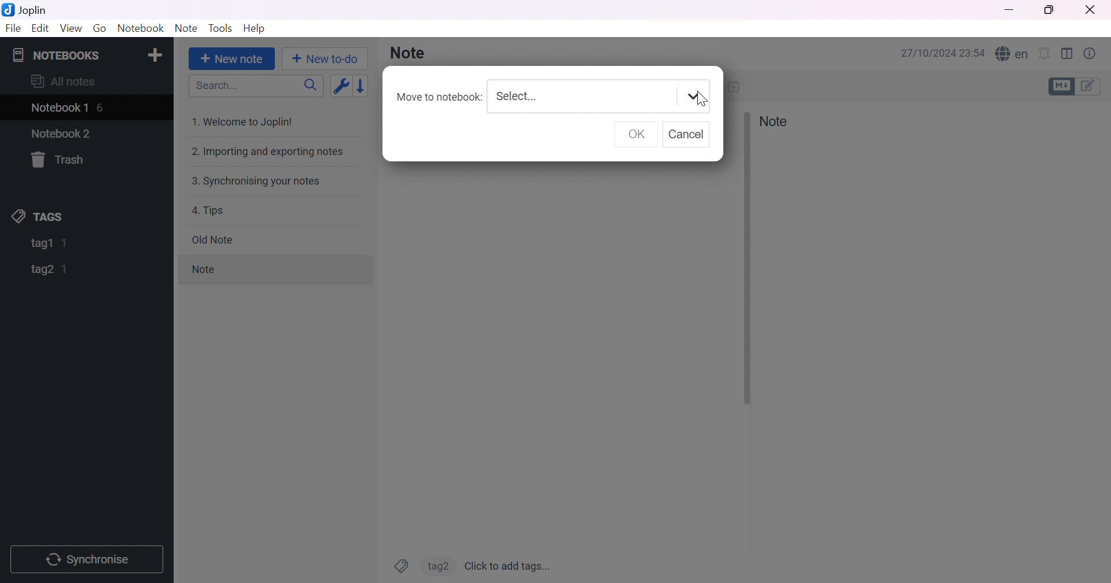  I want to click on Notebook2, so click(61, 133).